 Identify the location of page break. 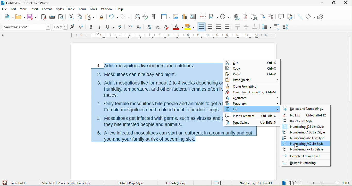
(204, 17).